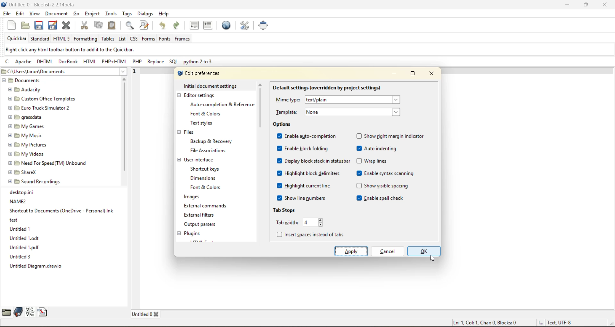 Image resolution: width=615 pixels, height=327 pixels. I want to click on vertical scroll bar, so click(124, 128).